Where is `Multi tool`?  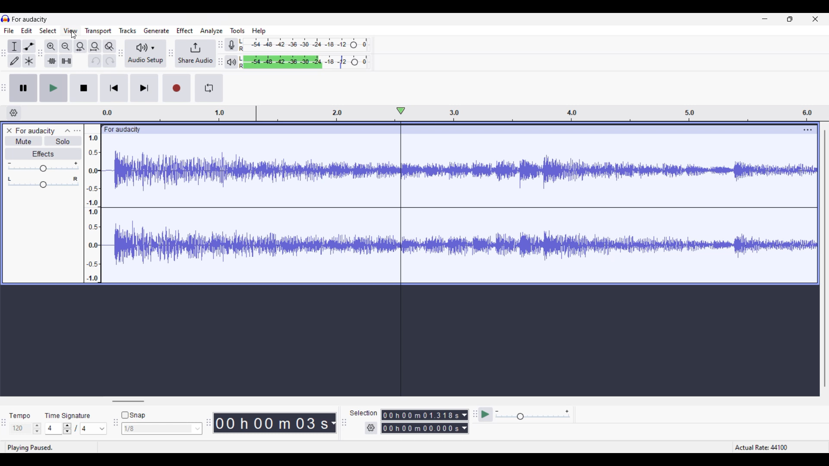 Multi tool is located at coordinates (29, 60).